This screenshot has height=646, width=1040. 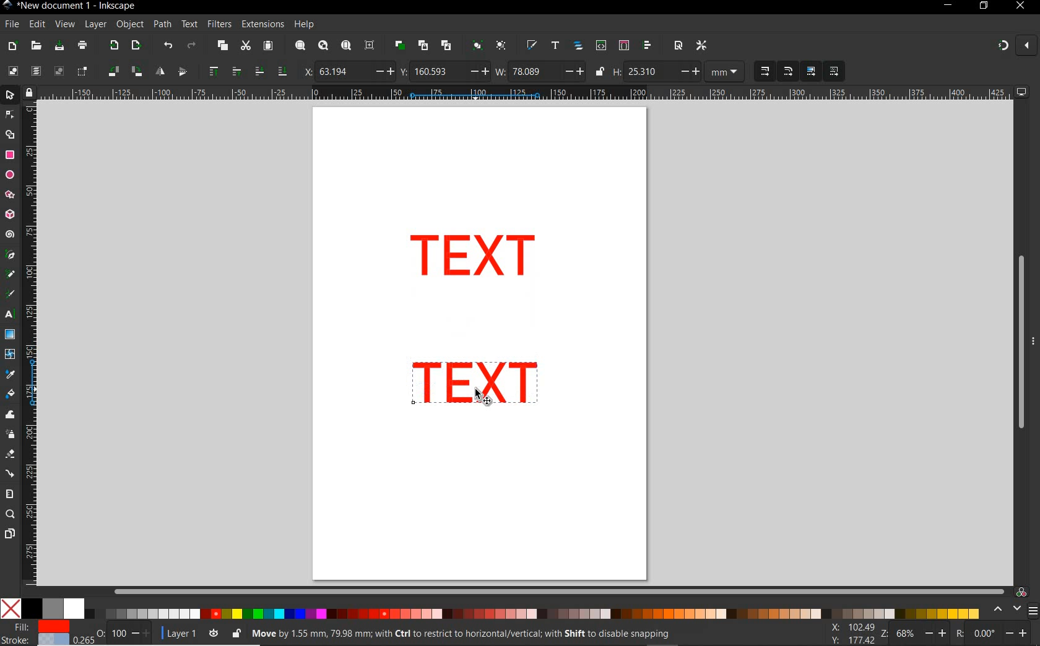 I want to click on no objects selected, so click(x=474, y=634).